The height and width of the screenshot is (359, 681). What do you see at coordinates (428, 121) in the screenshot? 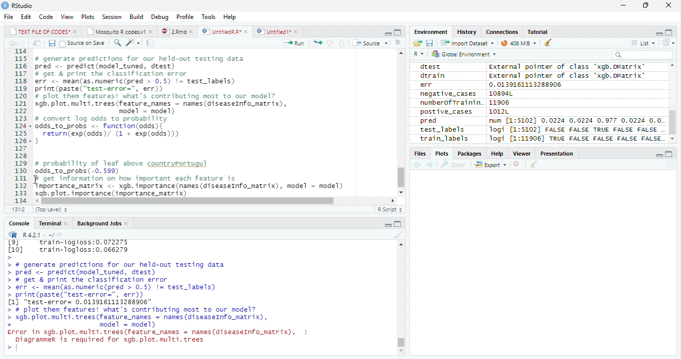
I see `pred` at bounding box center [428, 121].